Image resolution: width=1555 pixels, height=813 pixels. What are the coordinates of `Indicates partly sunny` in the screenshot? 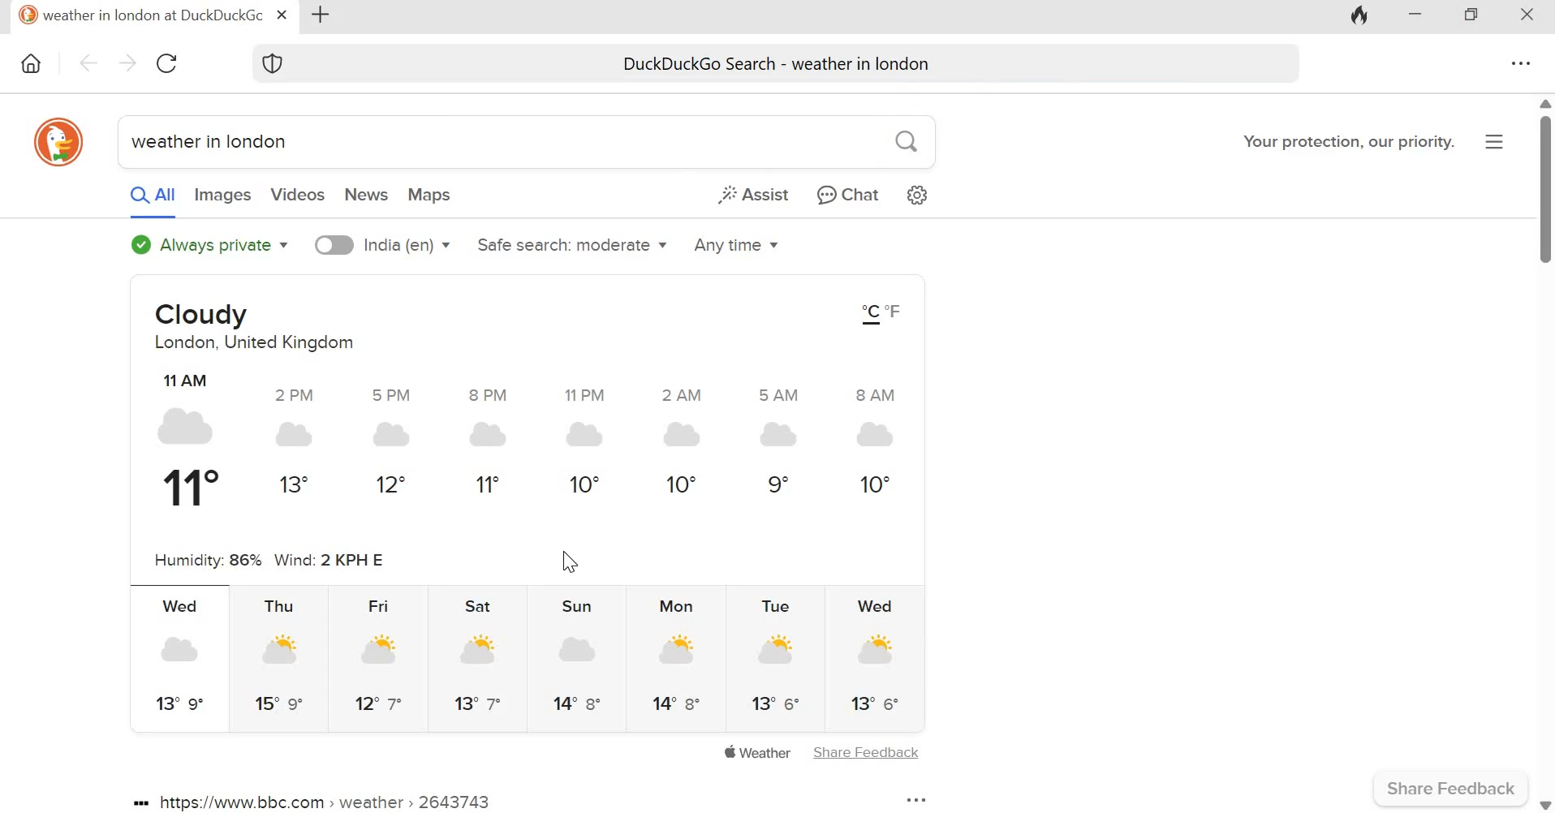 It's located at (877, 650).